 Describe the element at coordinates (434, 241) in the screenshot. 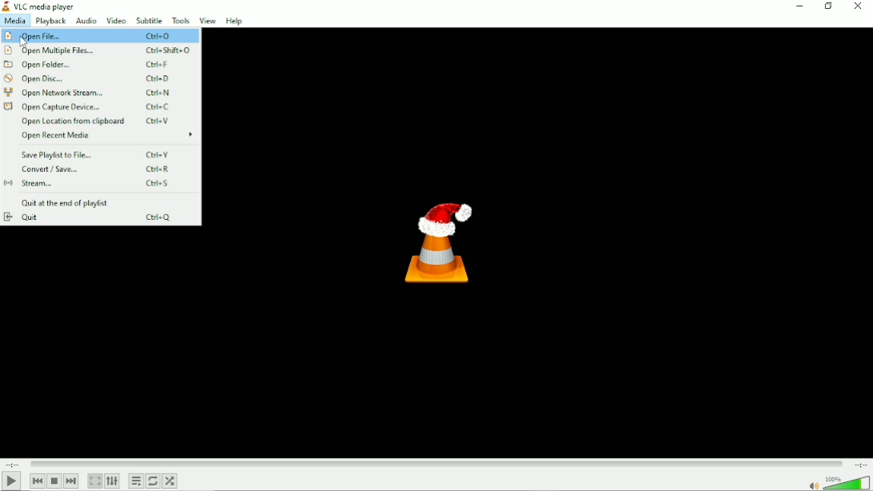

I see `Logo` at that location.